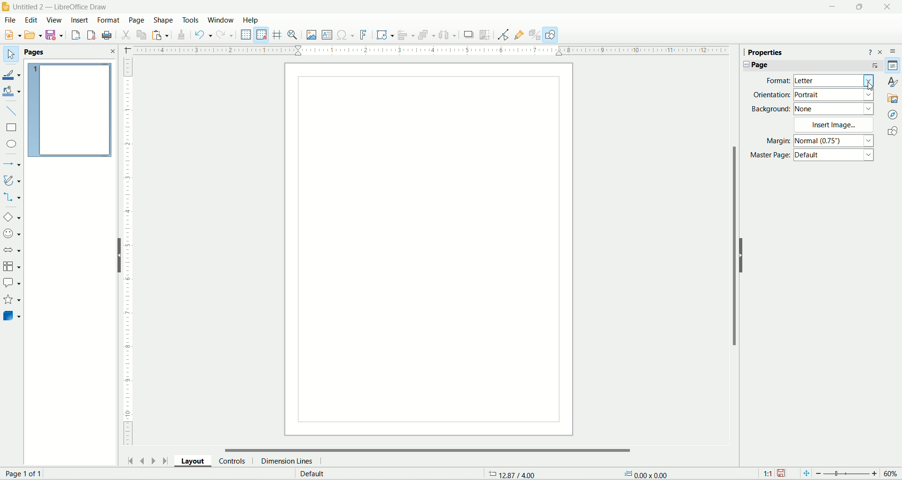 This screenshot has height=480, width=902. What do you see at coordinates (141, 459) in the screenshot?
I see `previous page` at bounding box center [141, 459].